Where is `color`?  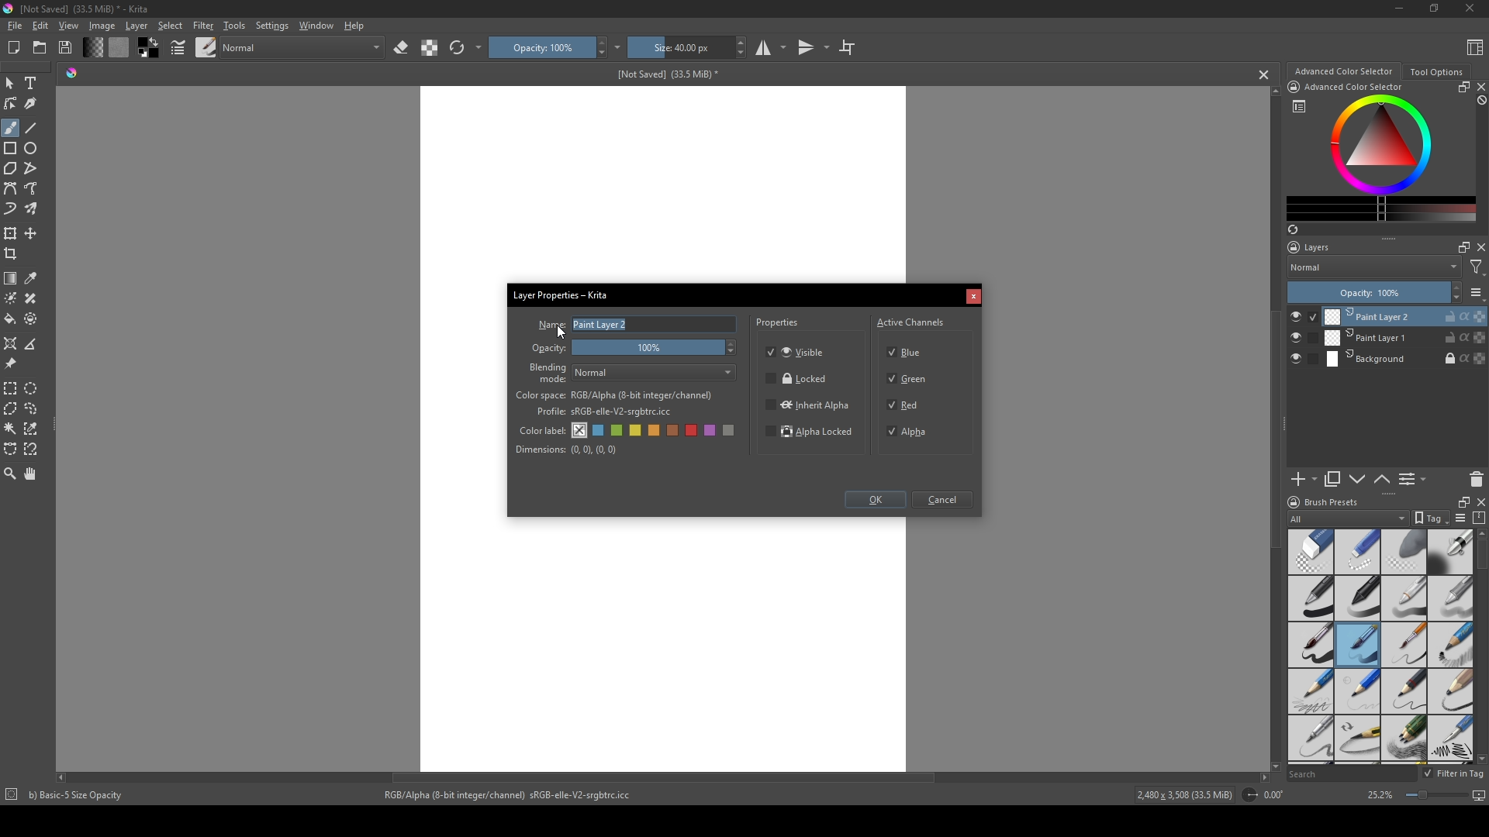 color is located at coordinates (147, 48).